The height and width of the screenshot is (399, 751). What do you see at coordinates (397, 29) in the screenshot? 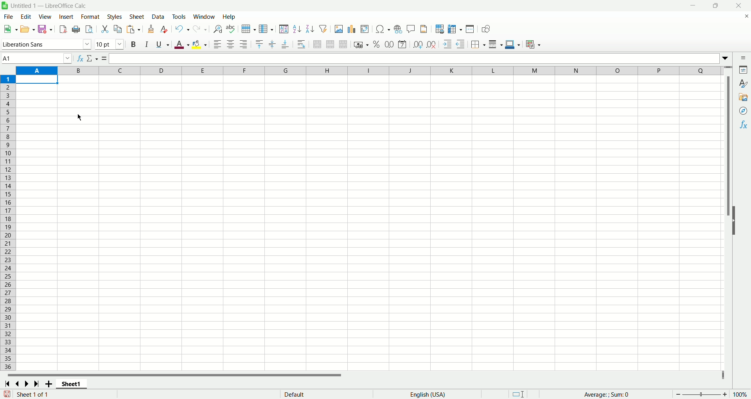
I see `insert hyperlink` at bounding box center [397, 29].